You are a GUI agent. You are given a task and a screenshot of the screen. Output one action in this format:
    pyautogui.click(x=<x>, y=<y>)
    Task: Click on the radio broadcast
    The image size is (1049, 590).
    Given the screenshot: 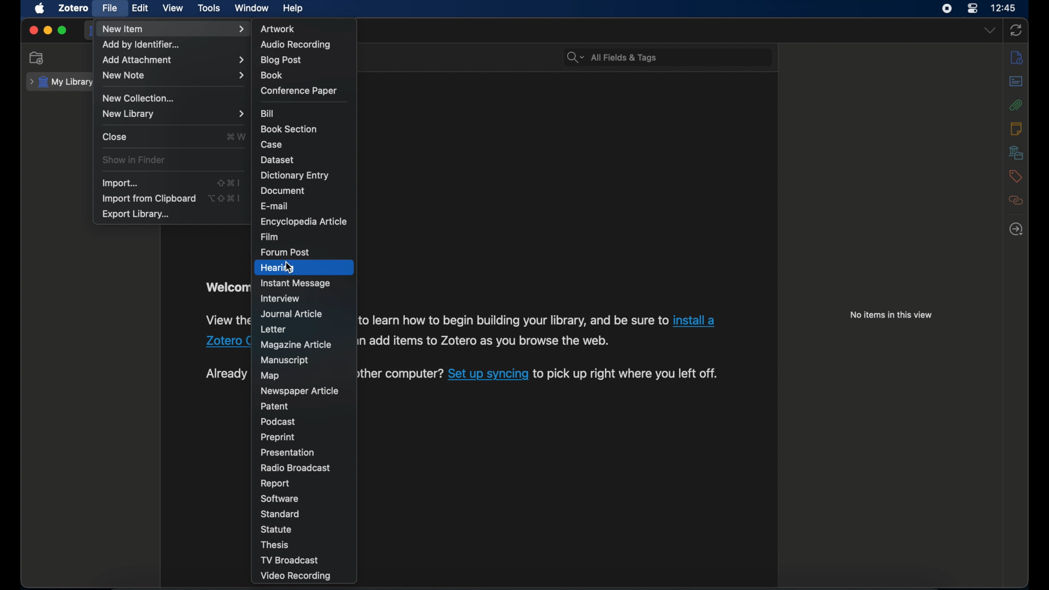 What is the action you would take?
    pyautogui.click(x=296, y=468)
    